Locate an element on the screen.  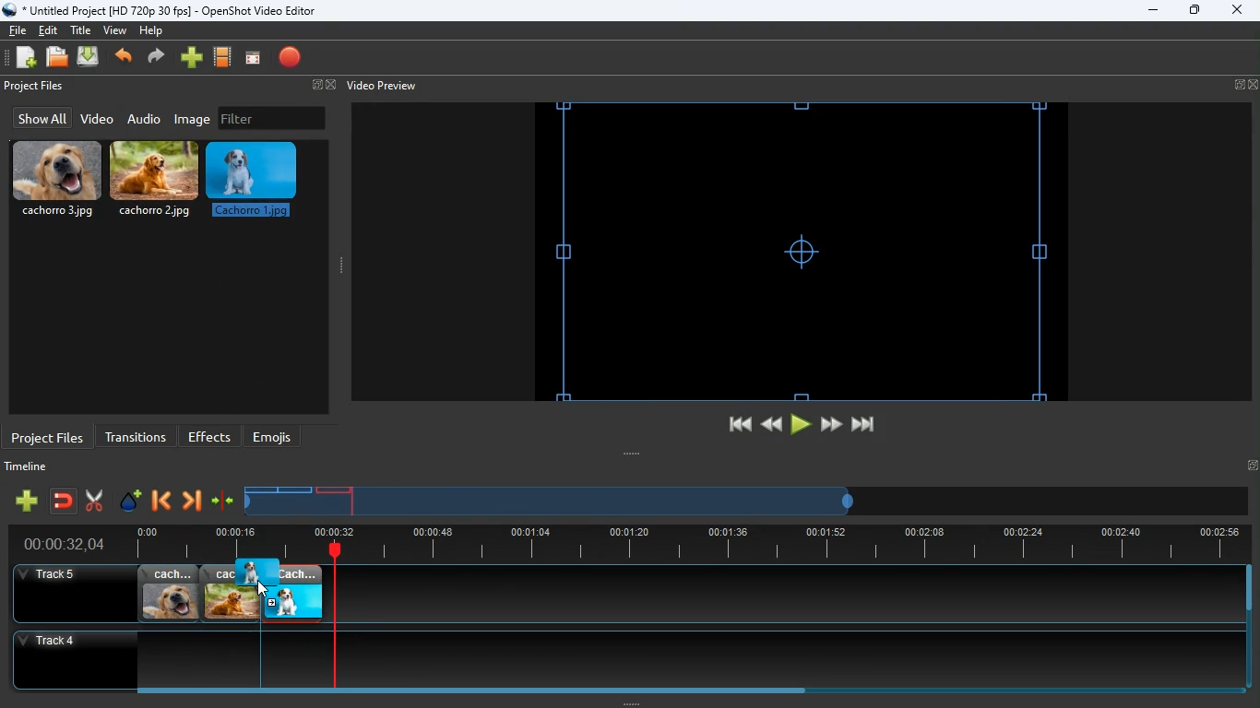
timeline is located at coordinates (30, 469).